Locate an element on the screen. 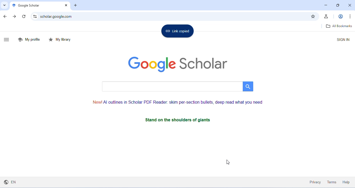 The width and height of the screenshot is (355, 188). add bookmark is located at coordinates (313, 16).